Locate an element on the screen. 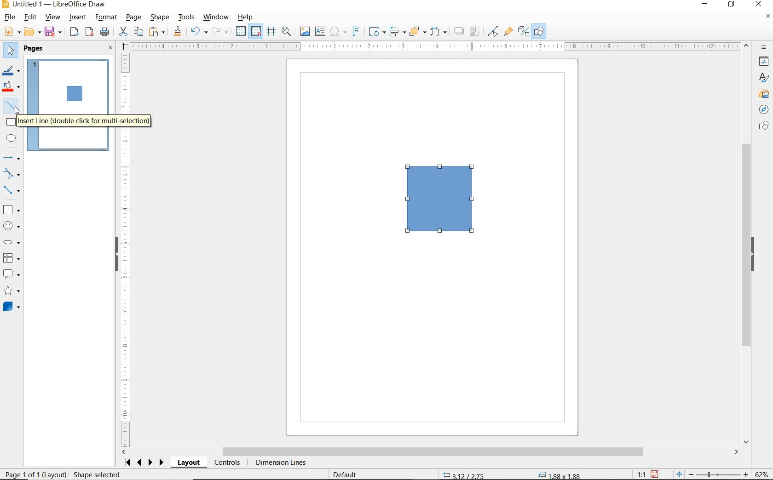 The width and height of the screenshot is (773, 480). EXPORT is located at coordinates (75, 33).